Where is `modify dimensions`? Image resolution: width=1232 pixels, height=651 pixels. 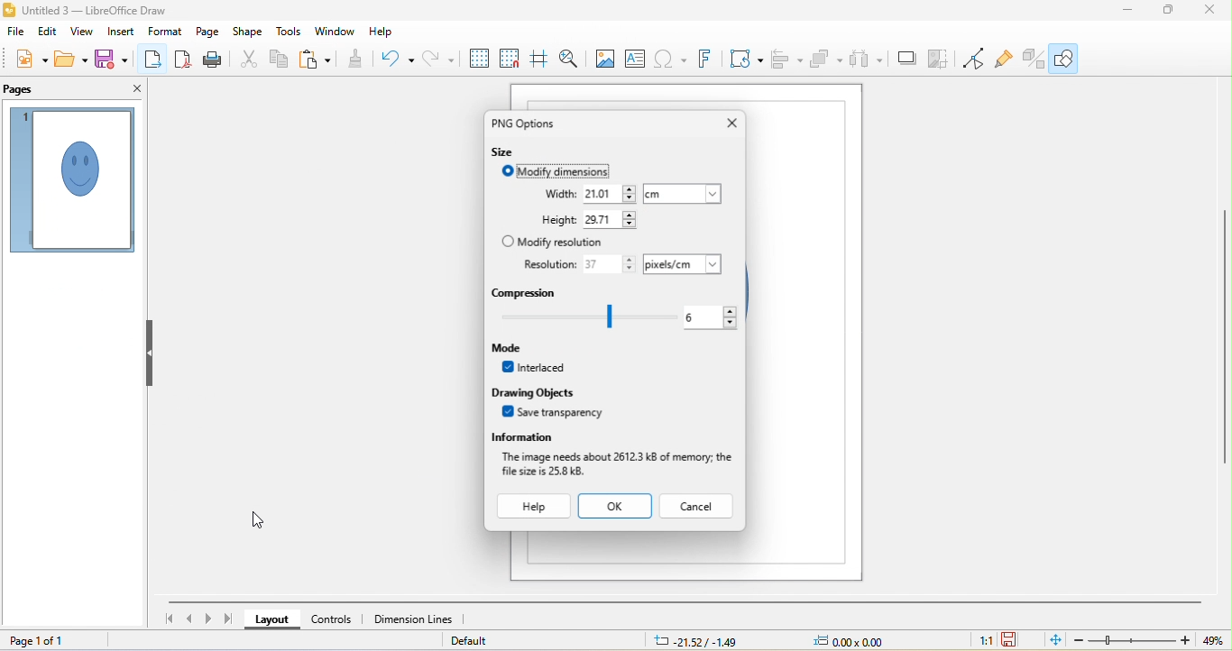 modify dimensions is located at coordinates (556, 171).